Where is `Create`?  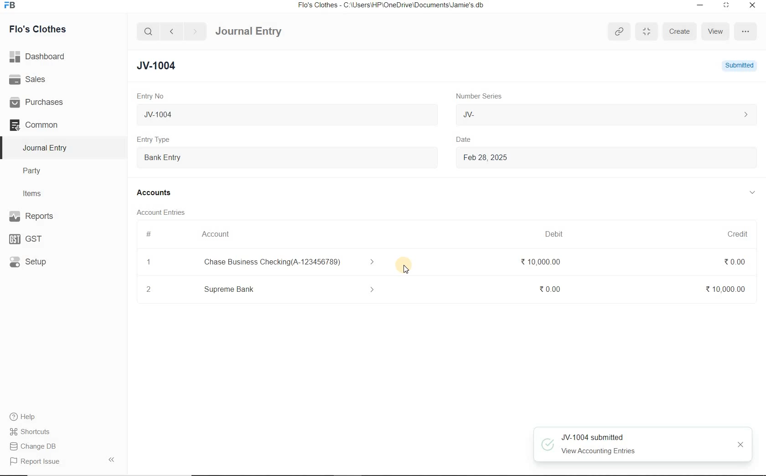 Create is located at coordinates (678, 31).